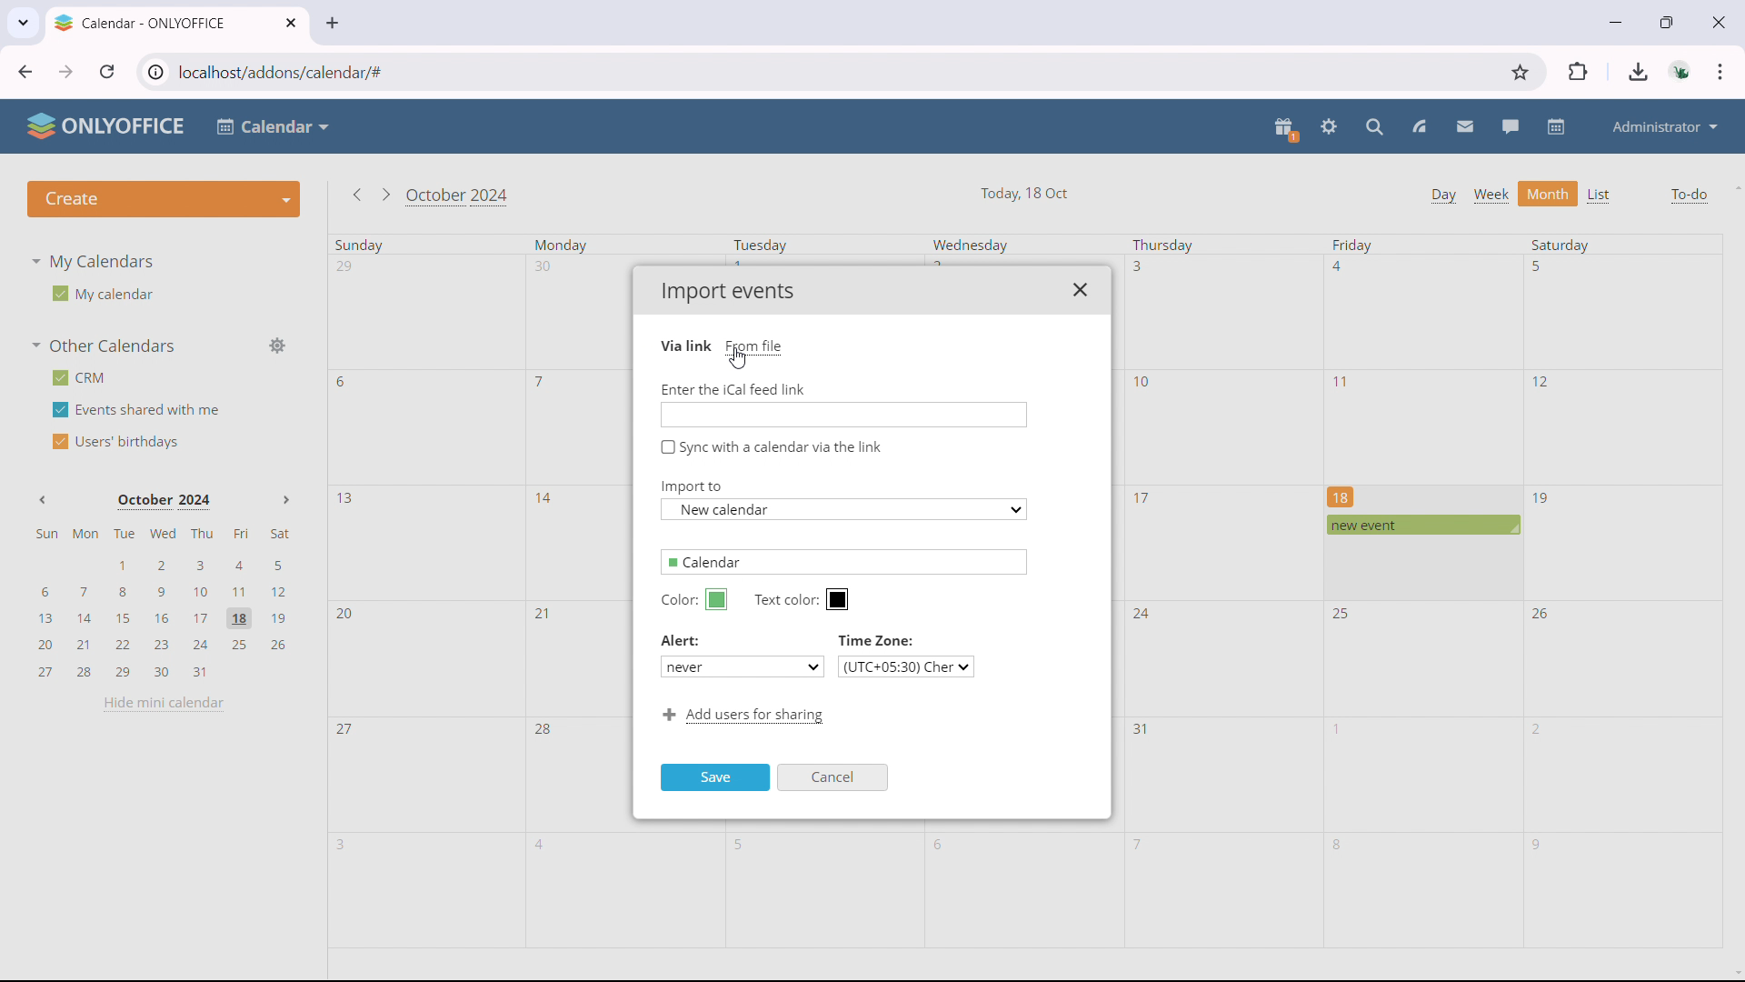 Image resolution: width=1745 pixels, height=982 pixels. Describe the element at coordinates (692, 487) in the screenshot. I see `Import to` at that location.